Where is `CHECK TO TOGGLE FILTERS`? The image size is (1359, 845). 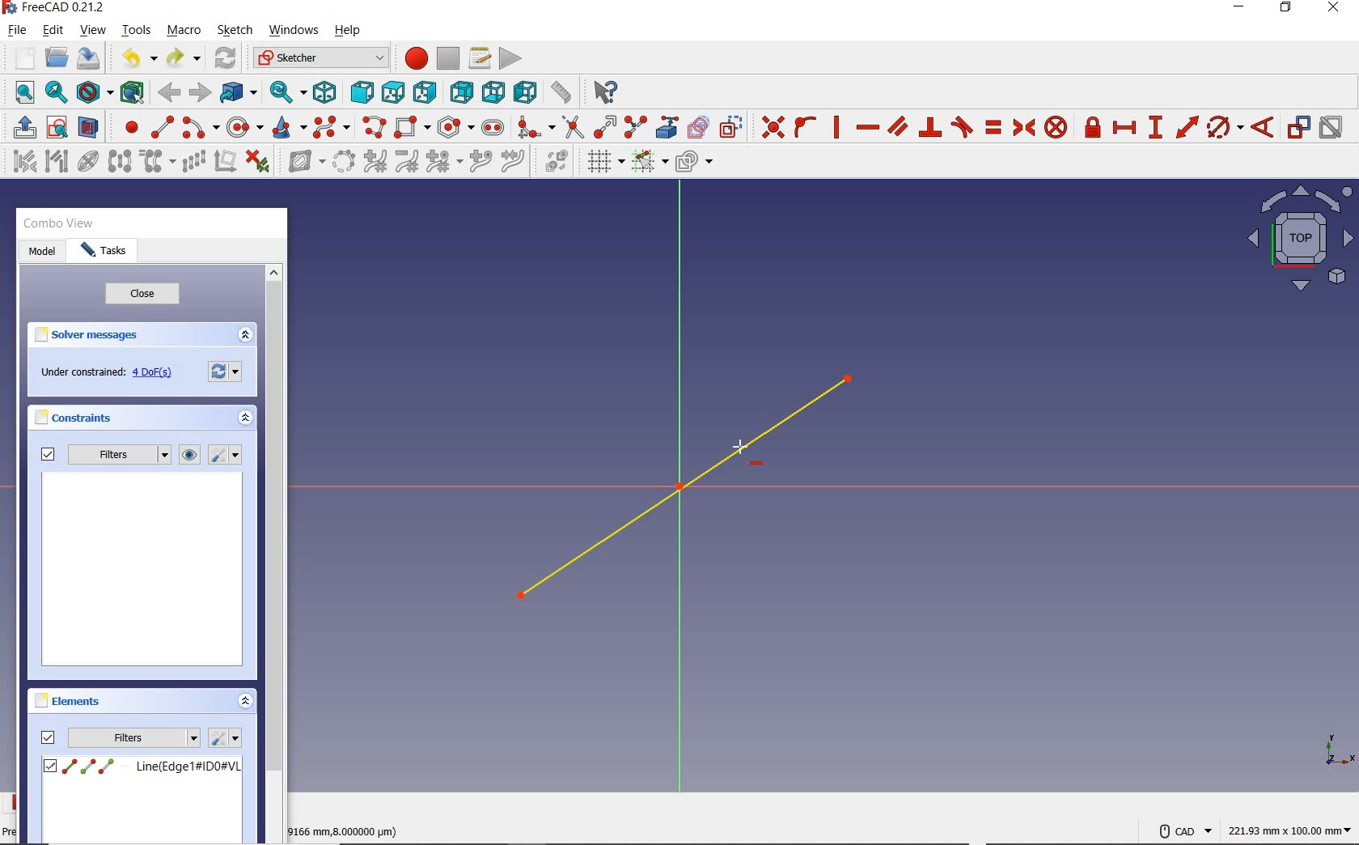
CHECK TO TOGGLE FILTERS is located at coordinates (46, 455).